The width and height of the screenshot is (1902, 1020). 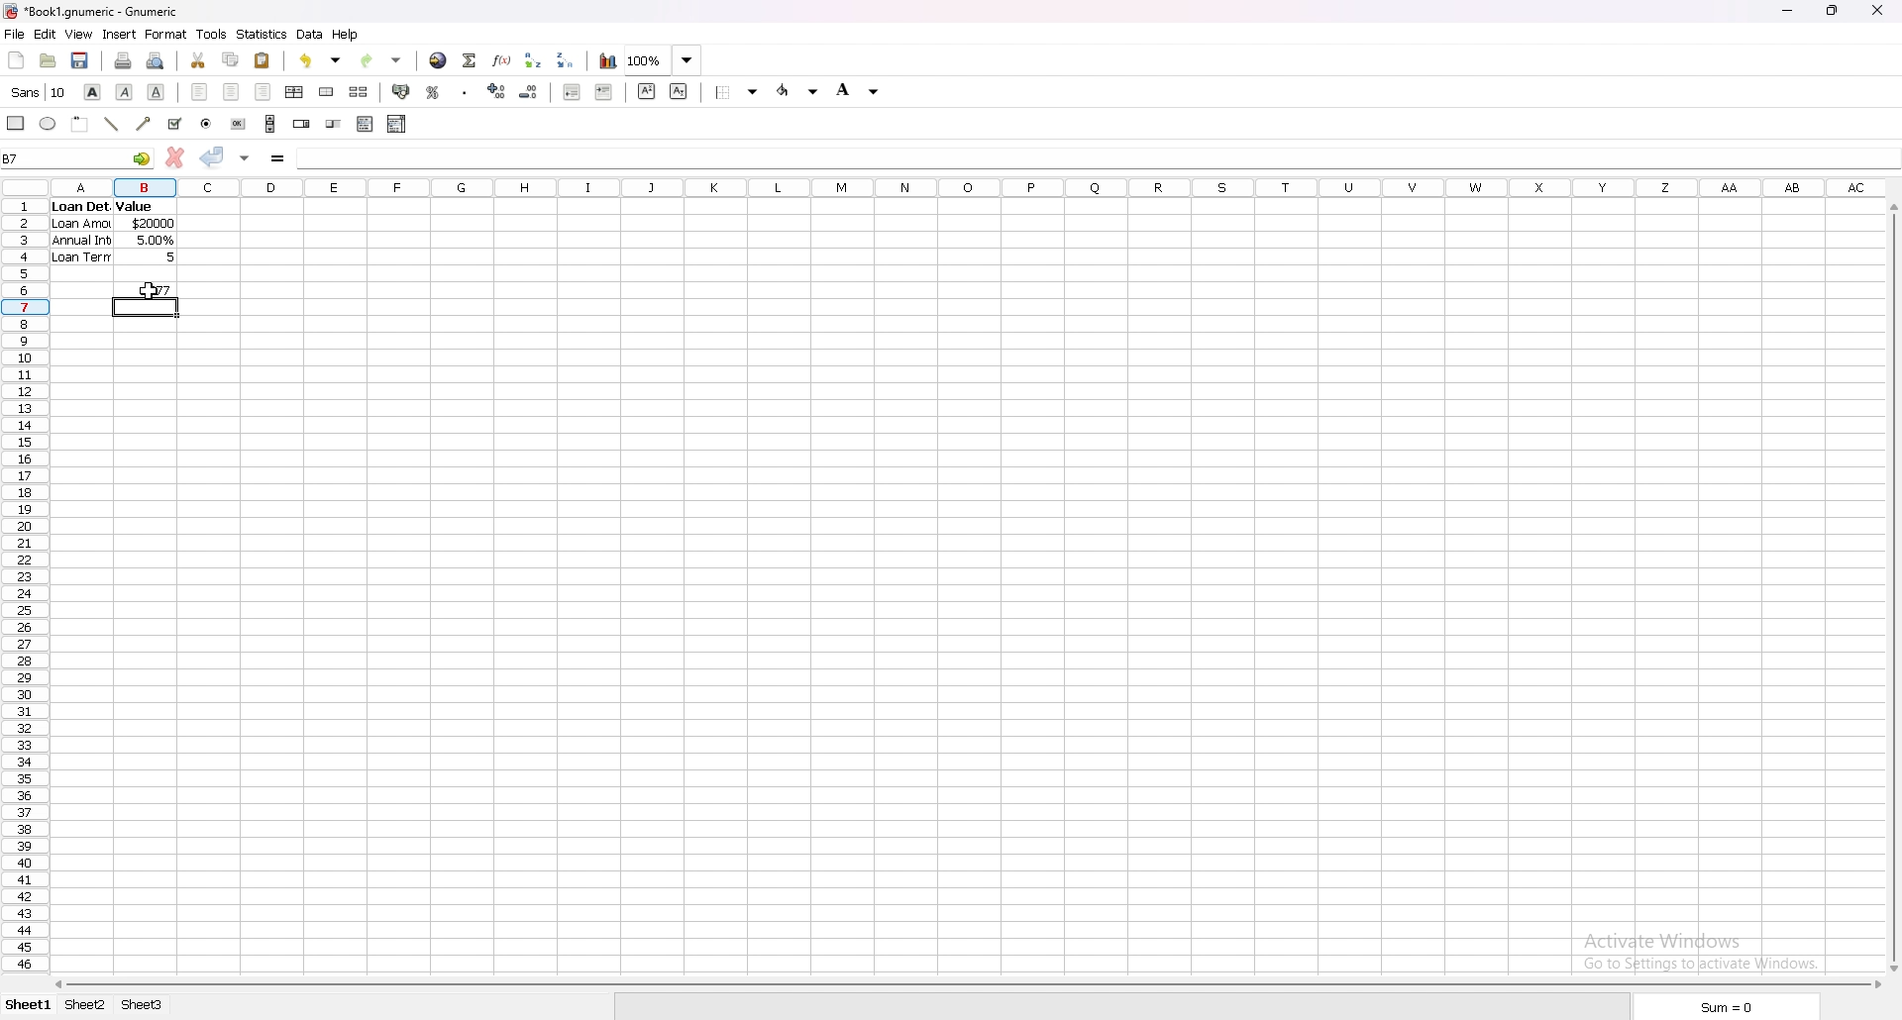 I want to click on ellipse, so click(x=49, y=124).